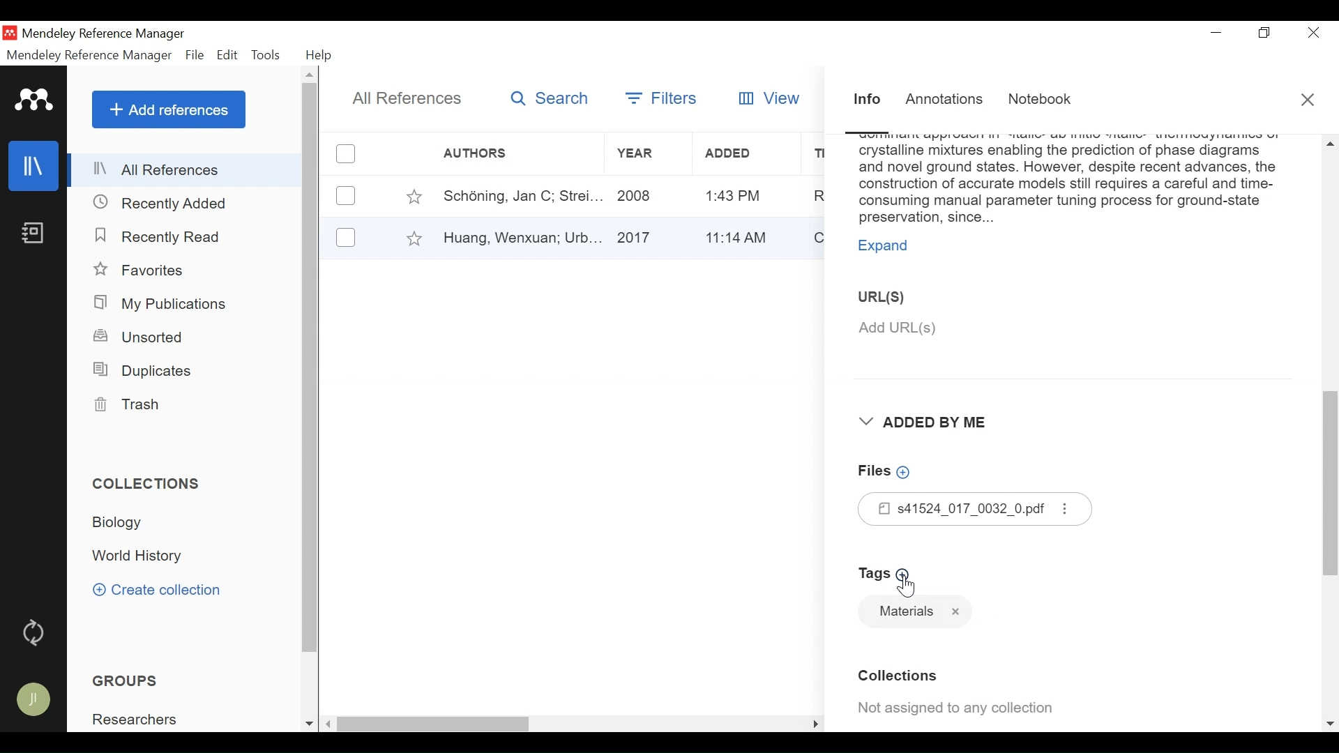 The height and width of the screenshot is (753, 1339). What do you see at coordinates (405, 100) in the screenshot?
I see `All References` at bounding box center [405, 100].